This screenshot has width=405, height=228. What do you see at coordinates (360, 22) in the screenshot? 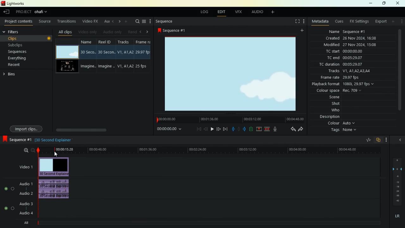
I see `fx setting` at bounding box center [360, 22].